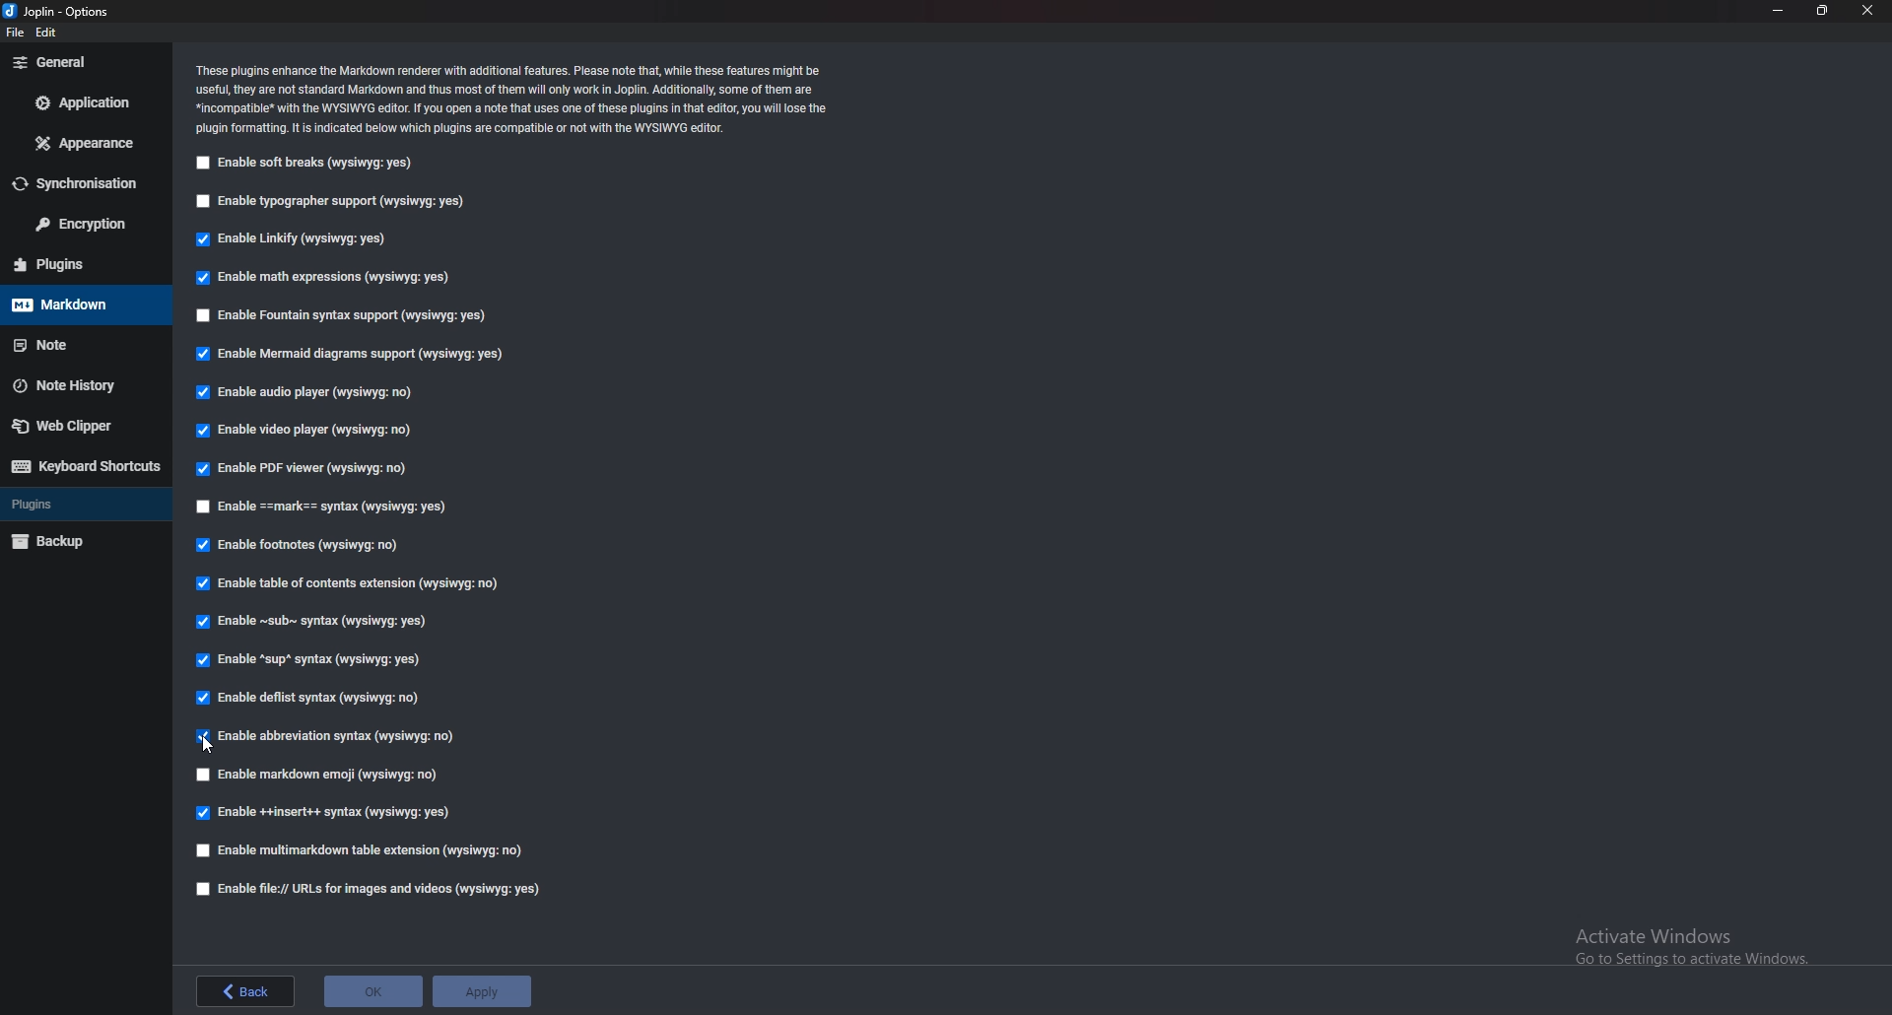 The width and height of the screenshot is (1892, 1015). I want to click on enable PDF viewer, so click(306, 470).